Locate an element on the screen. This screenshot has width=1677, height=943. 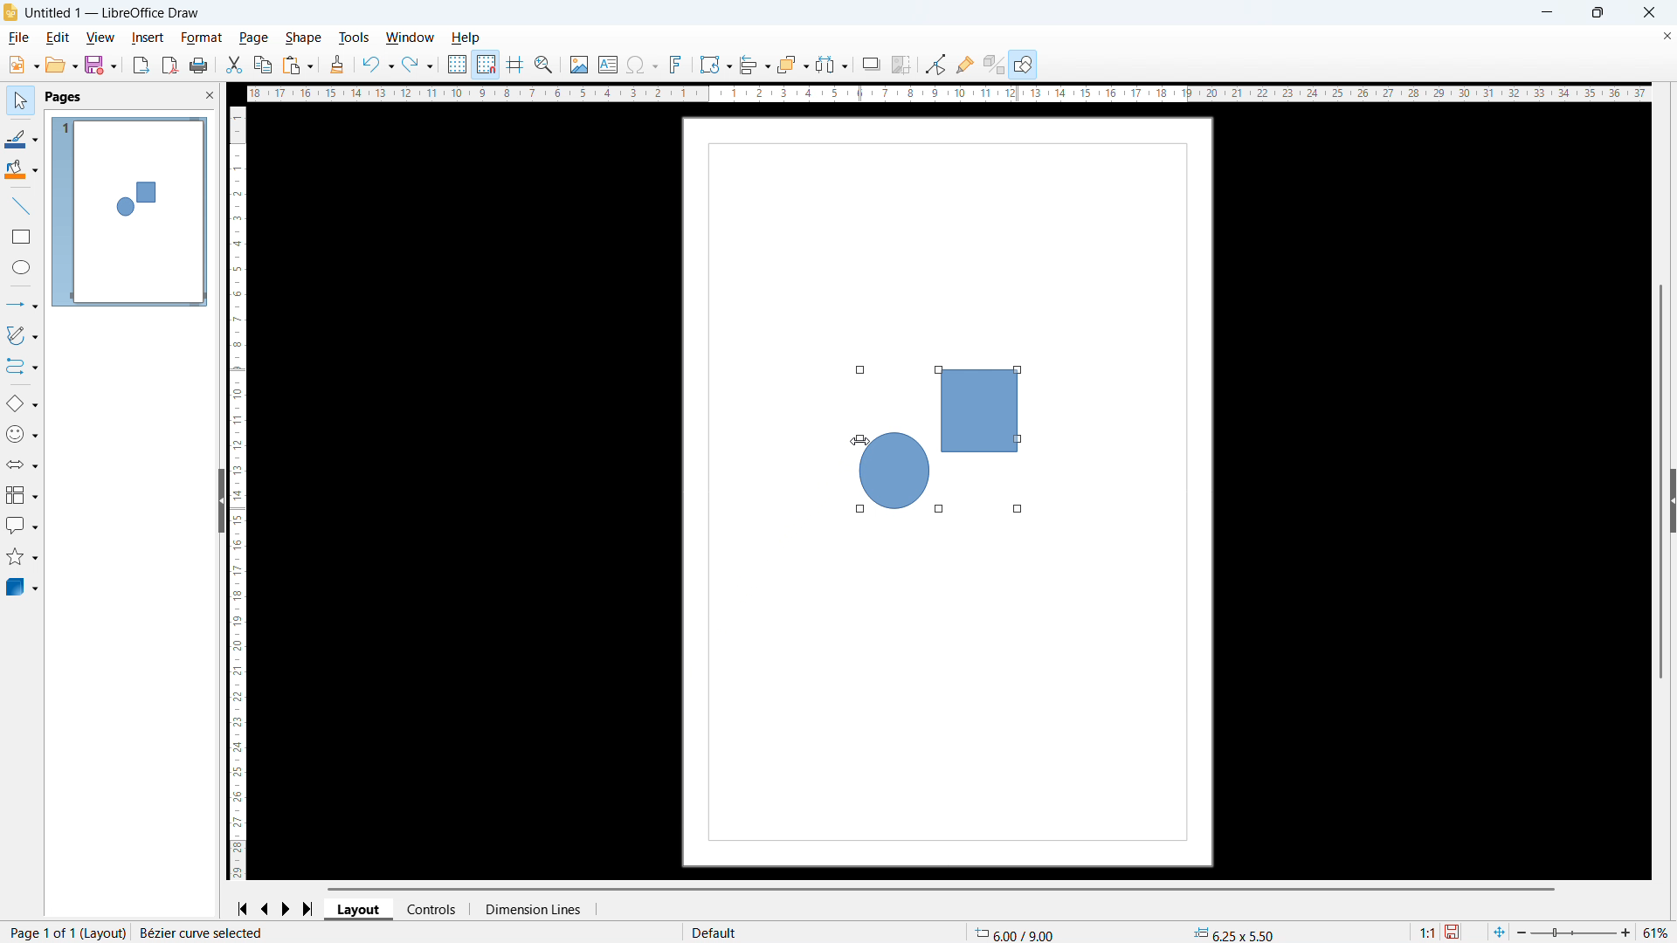
Ellipse  is located at coordinates (23, 267).